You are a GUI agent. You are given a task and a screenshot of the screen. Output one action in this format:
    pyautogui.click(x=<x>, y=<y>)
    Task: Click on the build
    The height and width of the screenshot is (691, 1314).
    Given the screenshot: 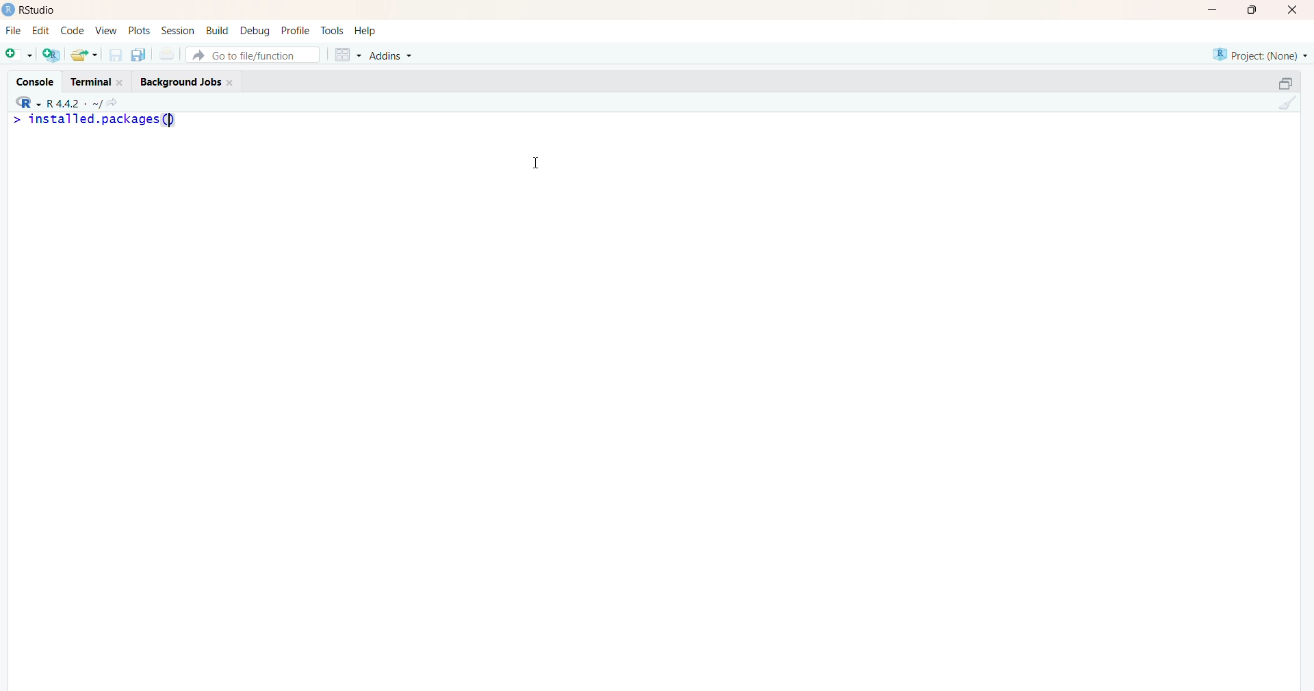 What is the action you would take?
    pyautogui.click(x=218, y=31)
    